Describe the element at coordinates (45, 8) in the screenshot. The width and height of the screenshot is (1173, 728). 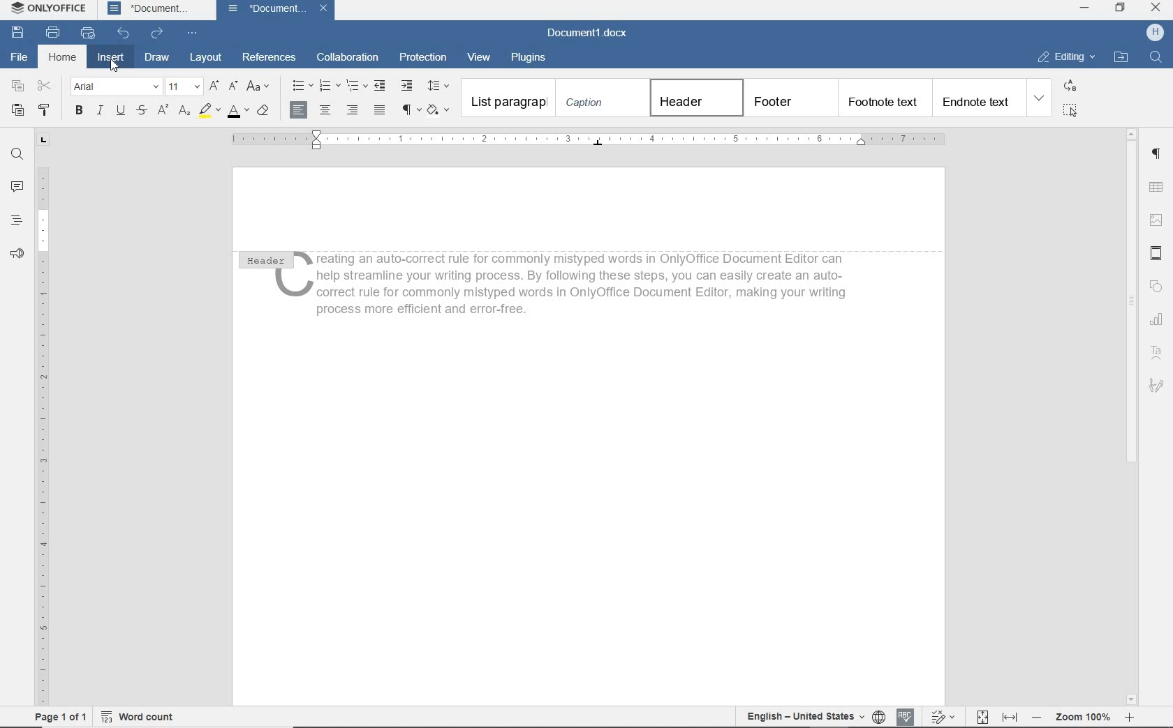
I see `SYSTEM NAME` at that location.